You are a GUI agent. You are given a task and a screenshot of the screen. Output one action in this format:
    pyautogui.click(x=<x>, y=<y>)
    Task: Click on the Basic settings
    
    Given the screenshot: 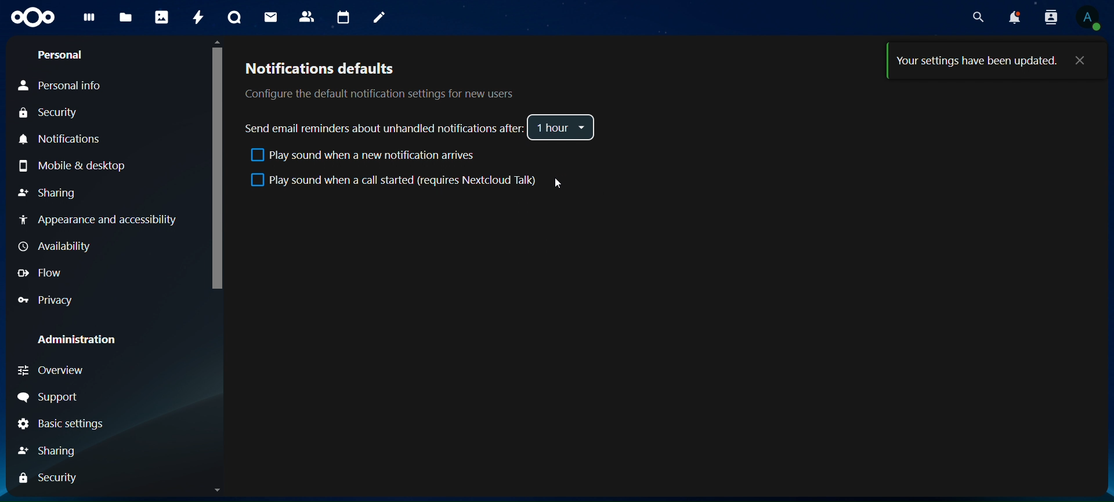 What is the action you would take?
    pyautogui.click(x=59, y=425)
    